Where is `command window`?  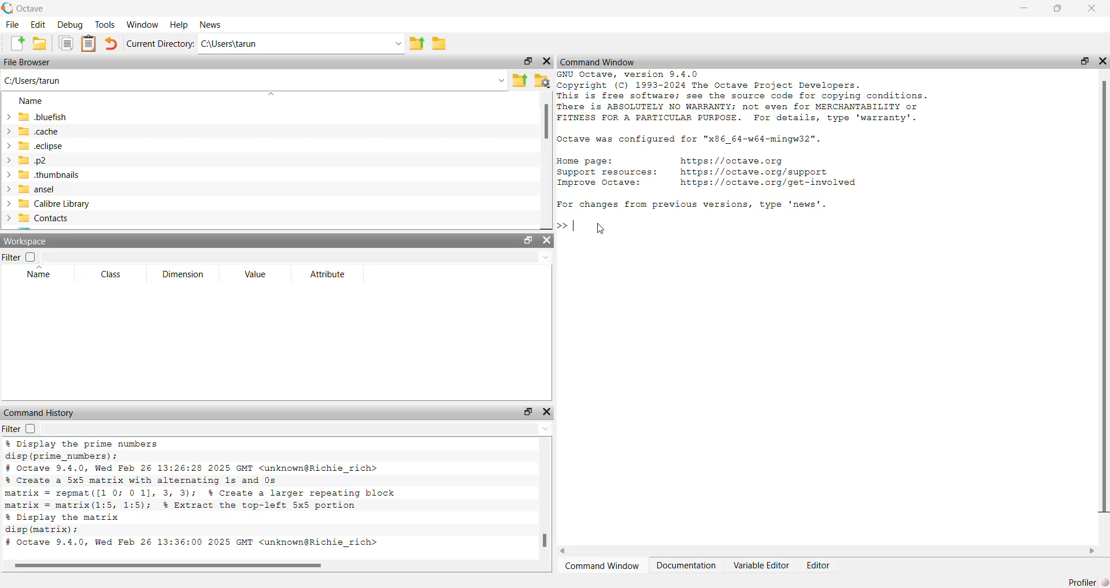 command window is located at coordinates (602, 61).